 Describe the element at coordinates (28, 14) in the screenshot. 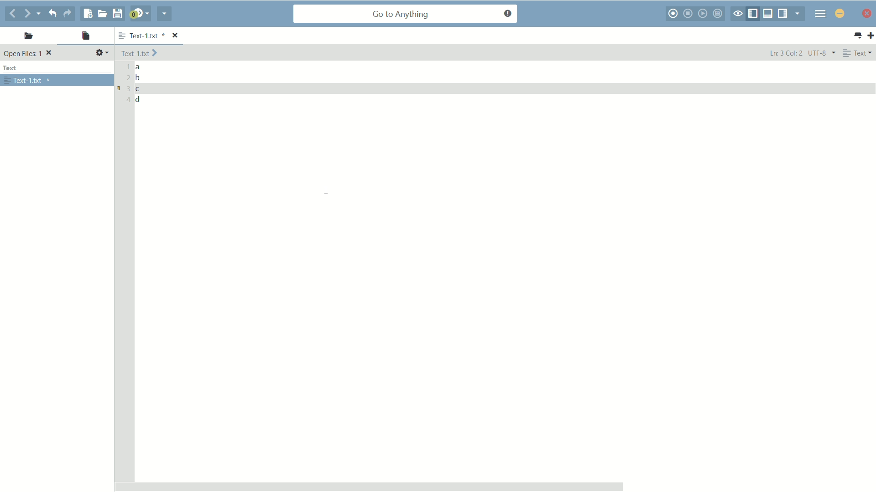

I see `go forward` at that location.